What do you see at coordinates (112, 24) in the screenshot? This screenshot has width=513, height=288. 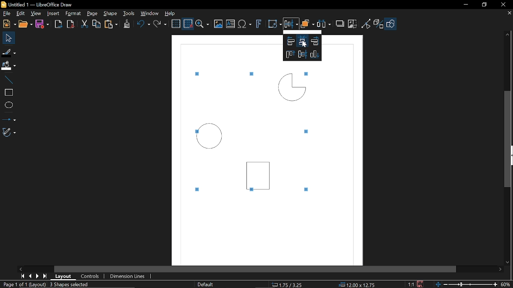 I see `paste` at bounding box center [112, 24].